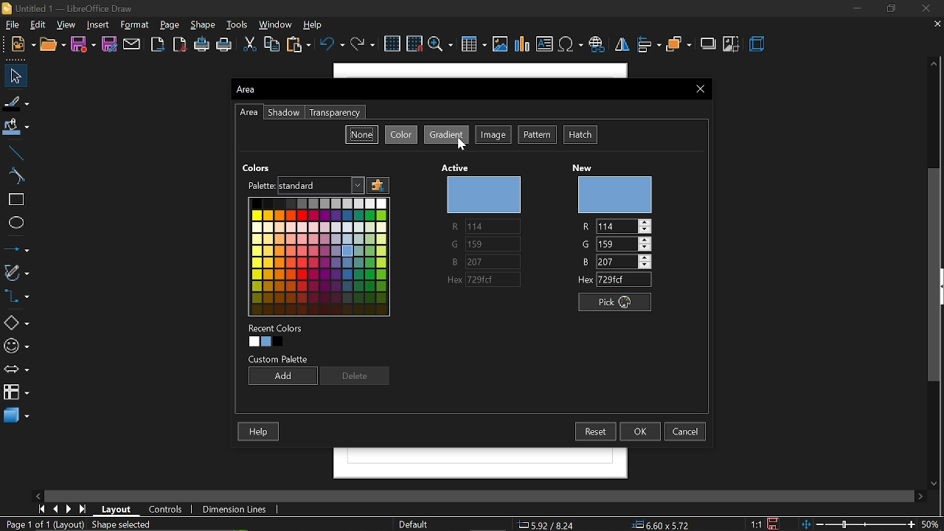  What do you see at coordinates (166, 508) in the screenshot?
I see `controls` at bounding box center [166, 508].